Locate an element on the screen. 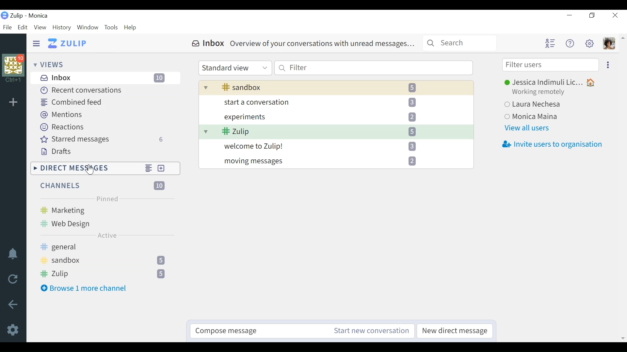 The image size is (627, 352). New direct message is located at coordinates (454, 331).